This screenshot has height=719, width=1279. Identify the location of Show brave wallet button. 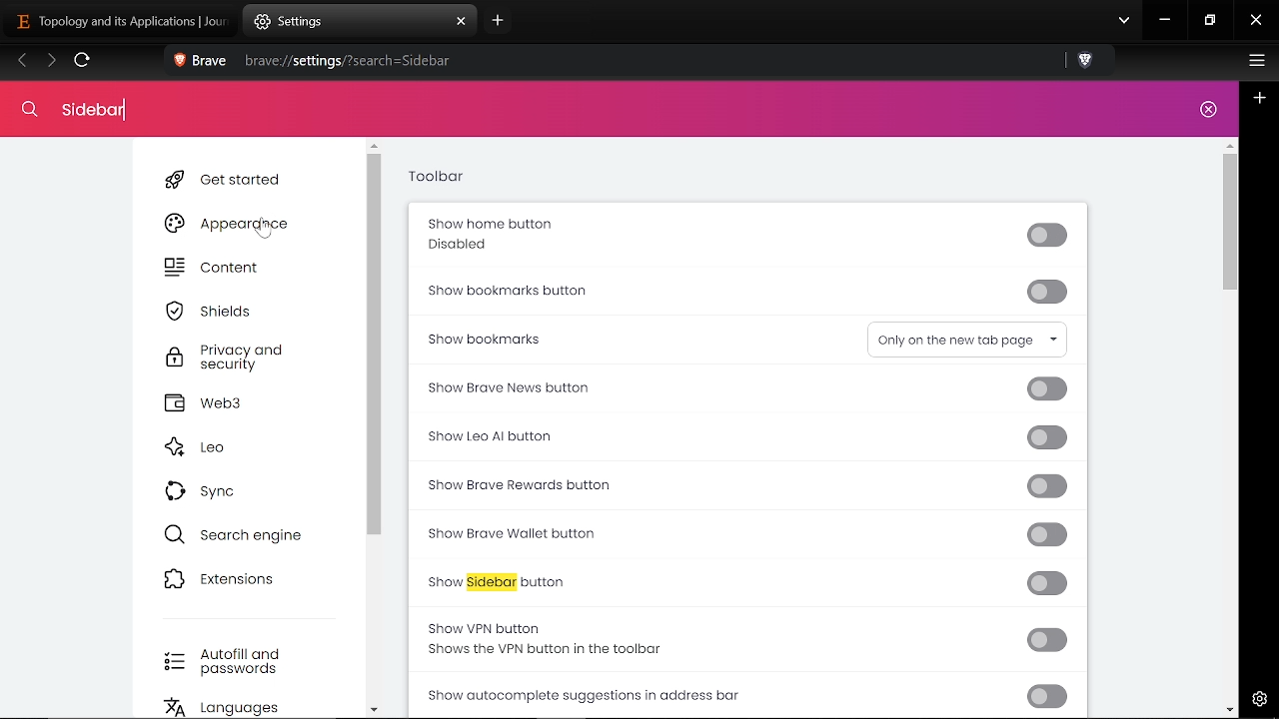
(746, 535).